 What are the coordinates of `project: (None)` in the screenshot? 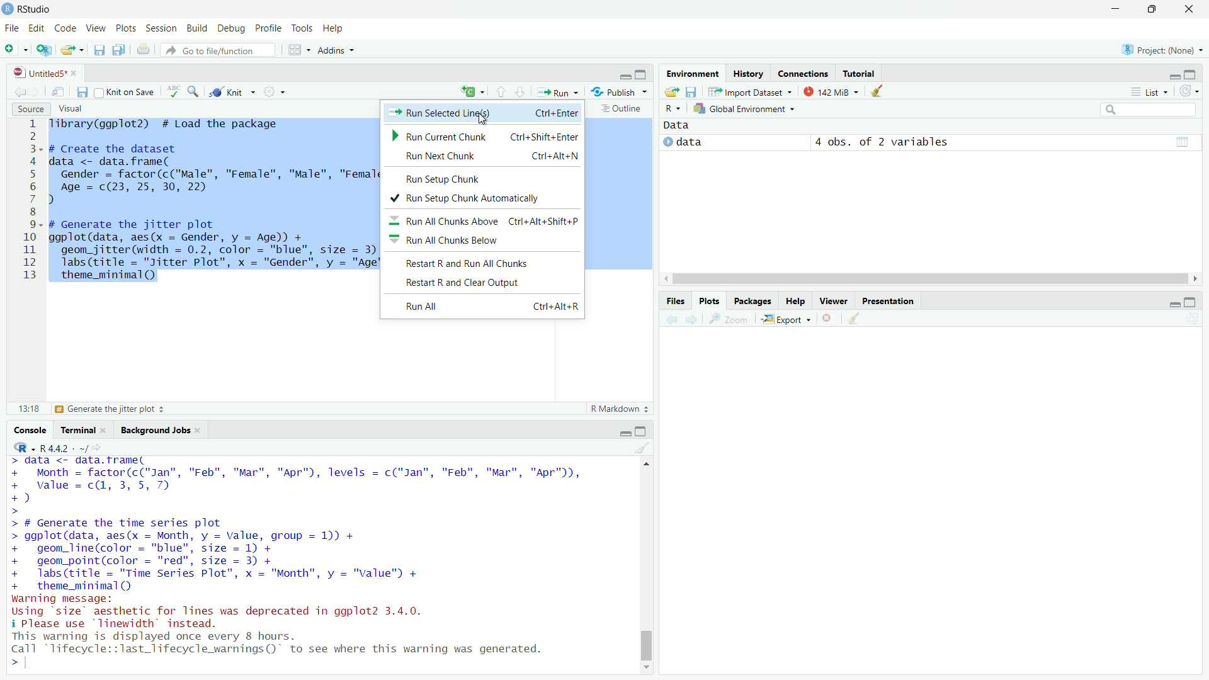 It's located at (1161, 50).